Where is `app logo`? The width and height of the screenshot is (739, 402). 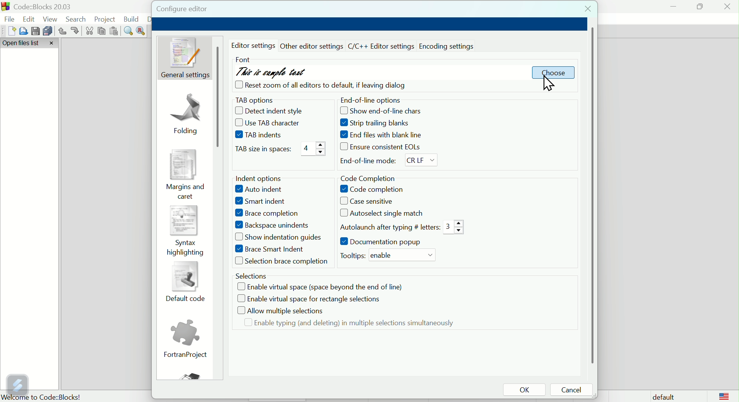
app logo is located at coordinates (5, 7).